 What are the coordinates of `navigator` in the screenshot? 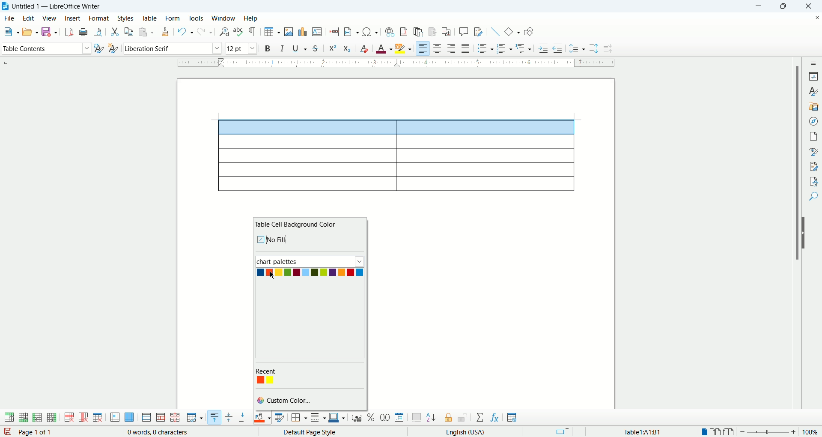 It's located at (813, 121).